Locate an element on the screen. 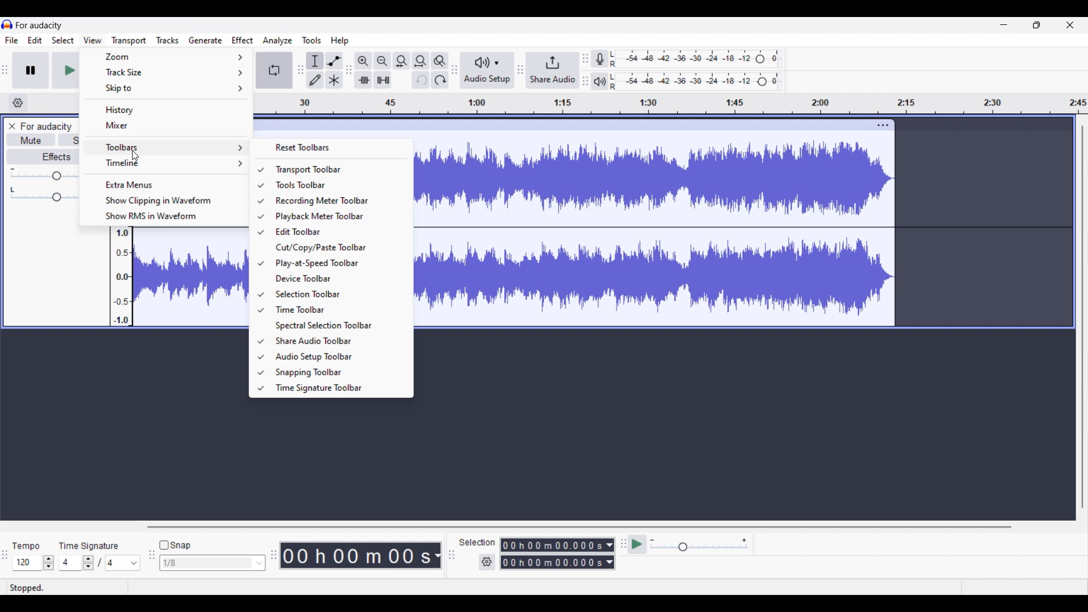  Audio setup toolbar is located at coordinates (338, 356).